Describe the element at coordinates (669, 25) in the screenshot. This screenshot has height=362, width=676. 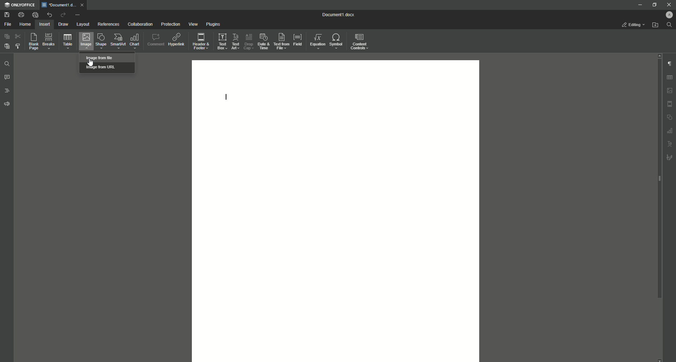
I see `Find` at that location.